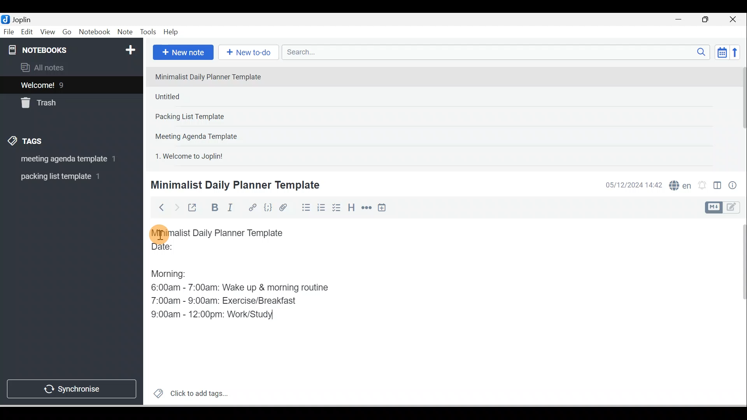 The width and height of the screenshot is (747, 420). What do you see at coordinates (68, 32) in the screenshot?
I see `Go` at bounding box center [68, 32].